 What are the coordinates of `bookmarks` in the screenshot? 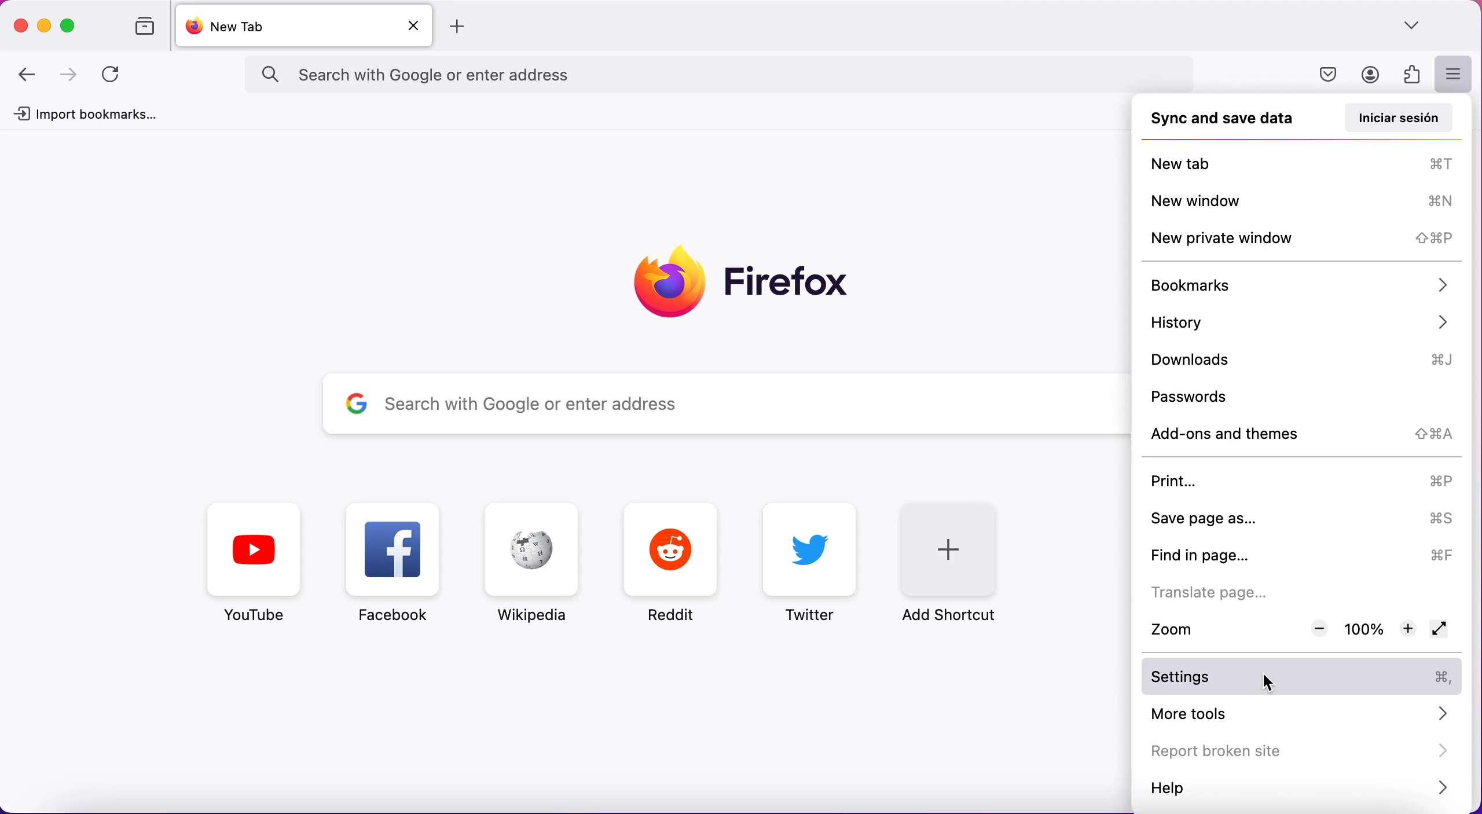 It's located at (1298, 284).